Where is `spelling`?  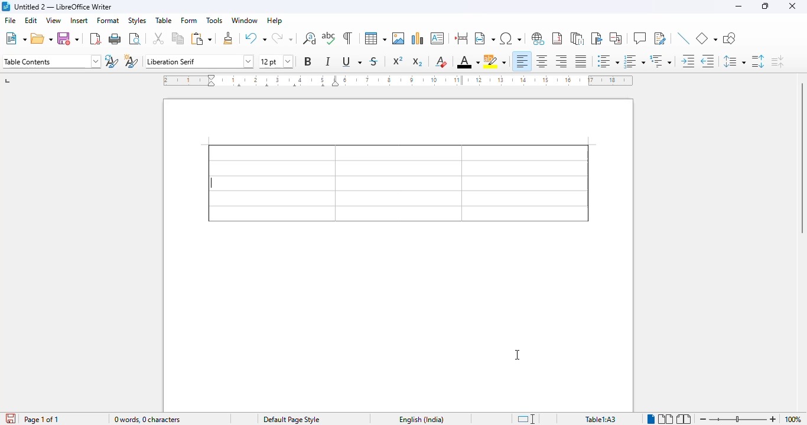 spelling is located at coordinates (330, 38).